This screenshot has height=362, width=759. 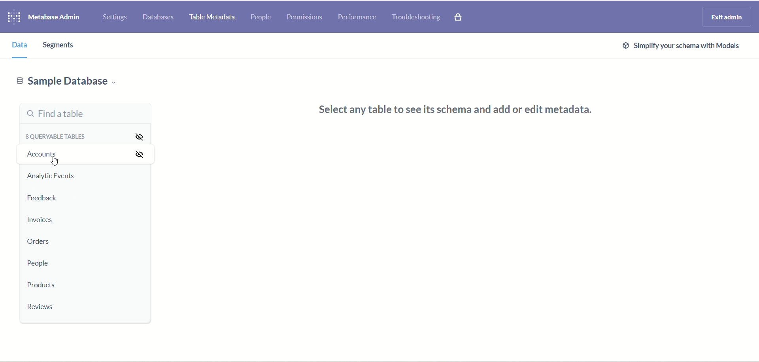 I want to click on visibility , so click(x=141, y=138).